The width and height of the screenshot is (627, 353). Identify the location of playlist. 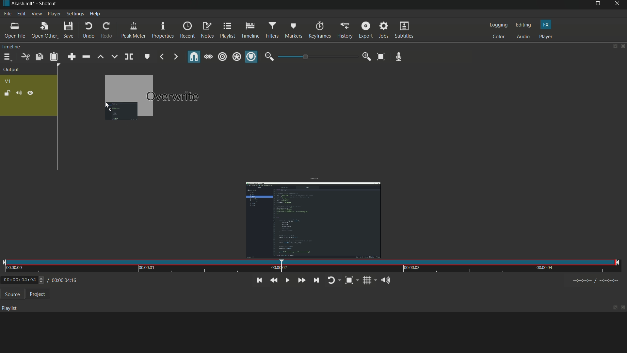
(227, 30).